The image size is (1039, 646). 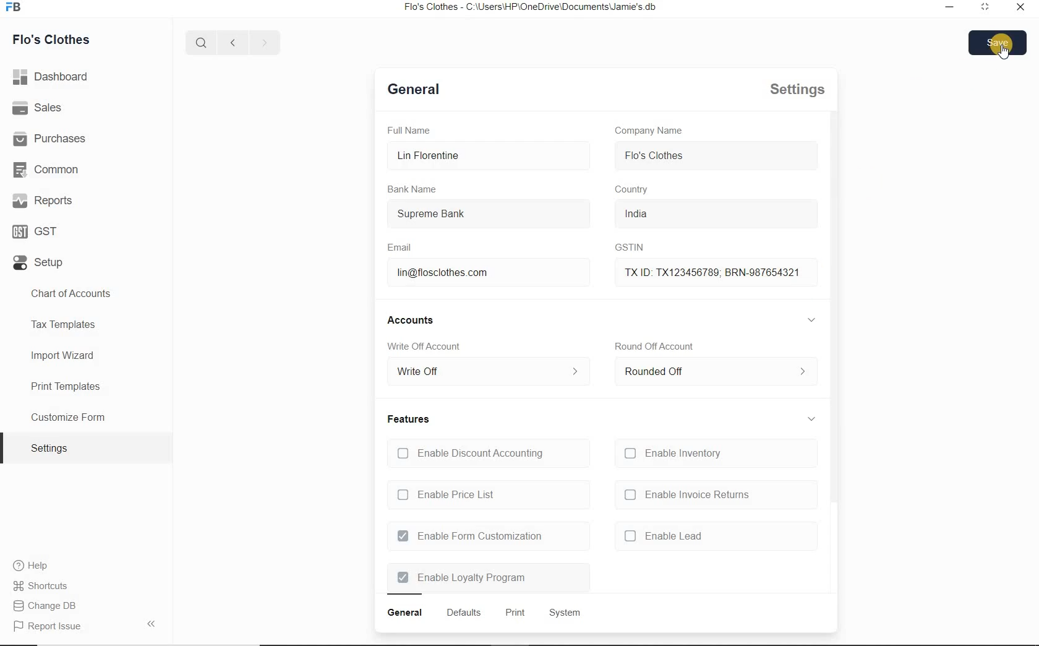 I want to click on dashboard, so click(x=52, y=77).